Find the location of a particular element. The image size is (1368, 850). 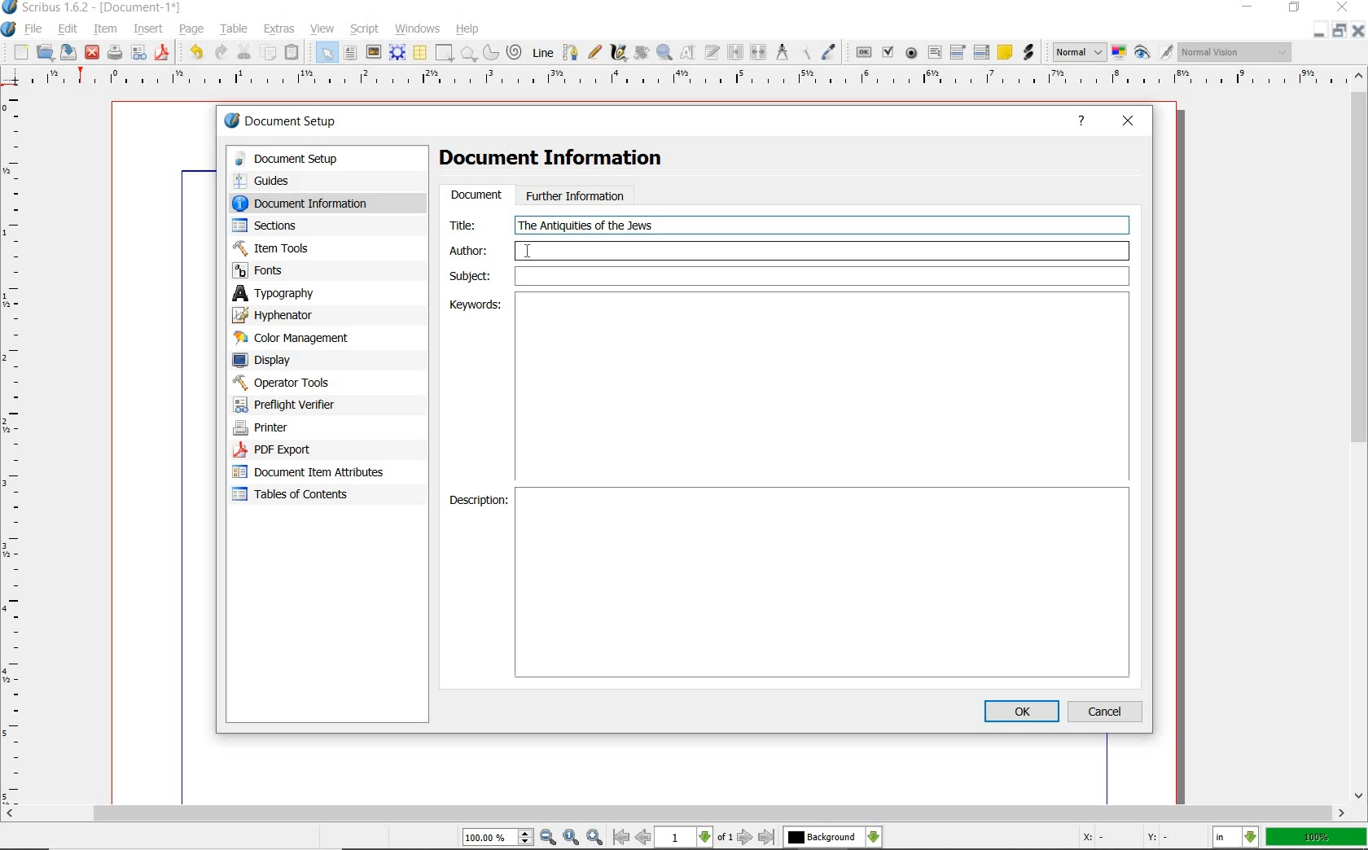

measurements is located at coordinates (781, 52).